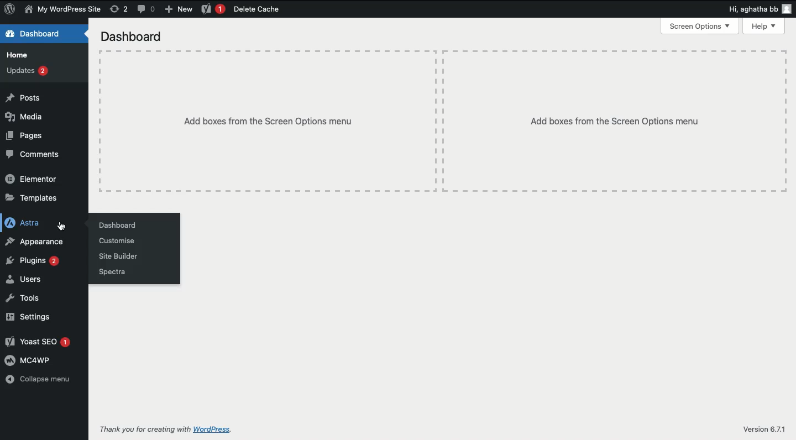  I want to click on Posts, so click(23, 97).